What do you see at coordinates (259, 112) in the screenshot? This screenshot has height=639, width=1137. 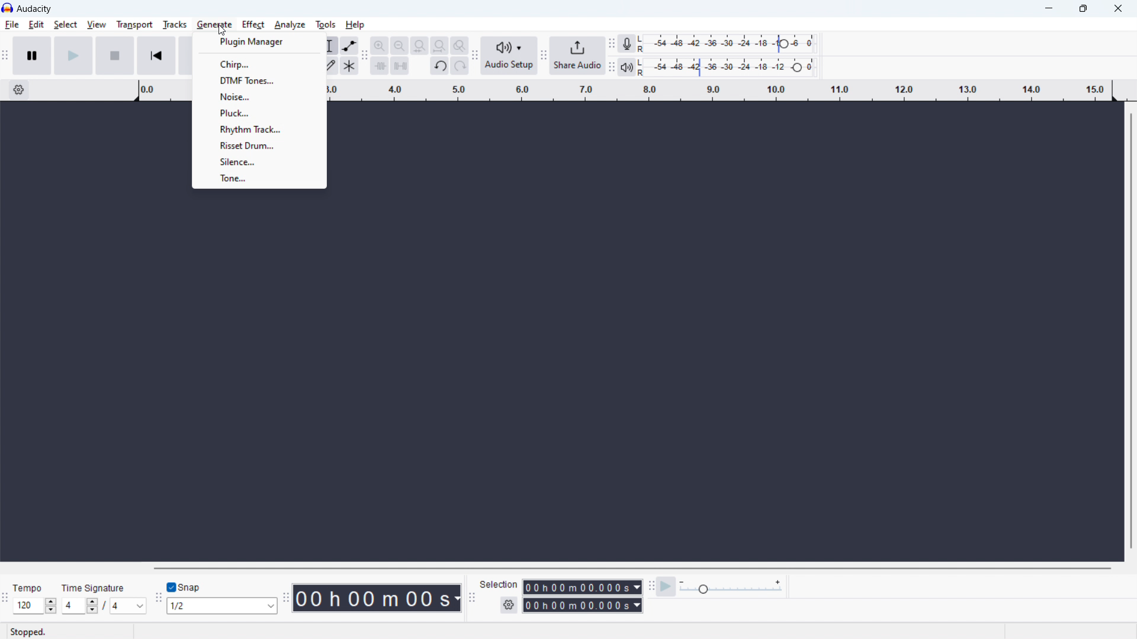 I see `pluck...` at bounding box center [259, 112].